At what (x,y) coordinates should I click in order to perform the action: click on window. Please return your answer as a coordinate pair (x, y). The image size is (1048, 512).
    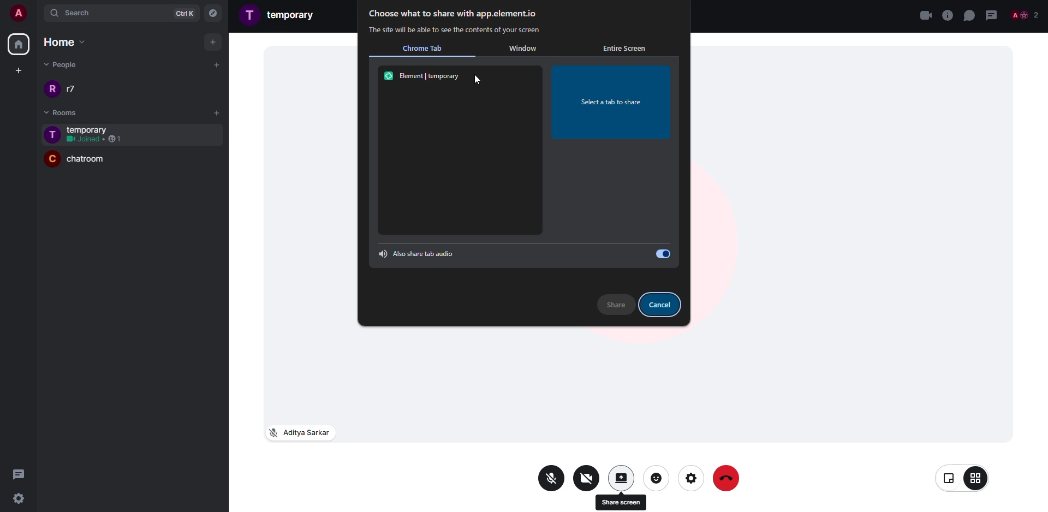
    Looking at the image, I should click on (522, 49).